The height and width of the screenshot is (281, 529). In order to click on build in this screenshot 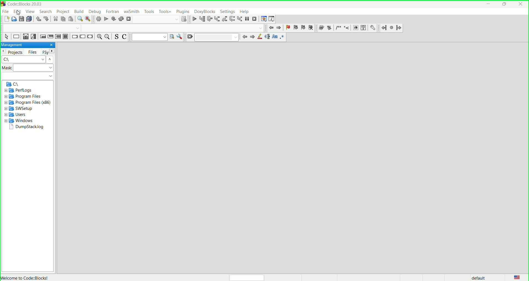, I will do `click(79, 11)`.